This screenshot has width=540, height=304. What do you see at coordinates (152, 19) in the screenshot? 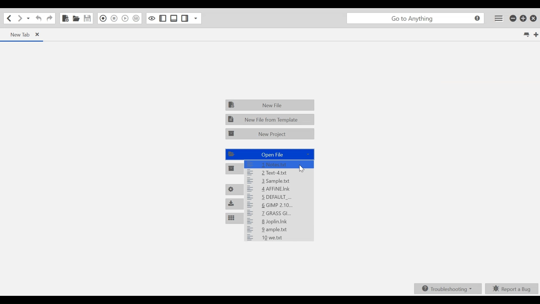
I see `Toggle focus mode` at bounding box center [152, 19].